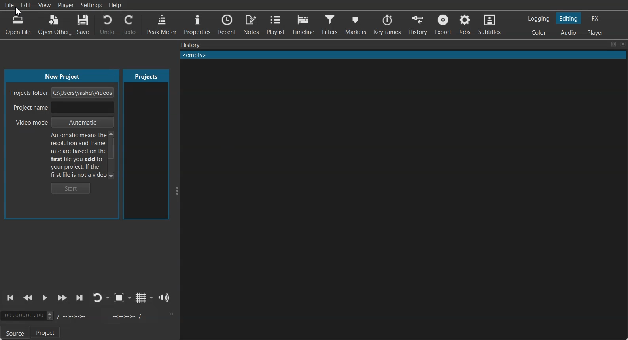  Describe the element at coordinates (80, 298) in the screenshot. I see `Skip to next point` at that location.